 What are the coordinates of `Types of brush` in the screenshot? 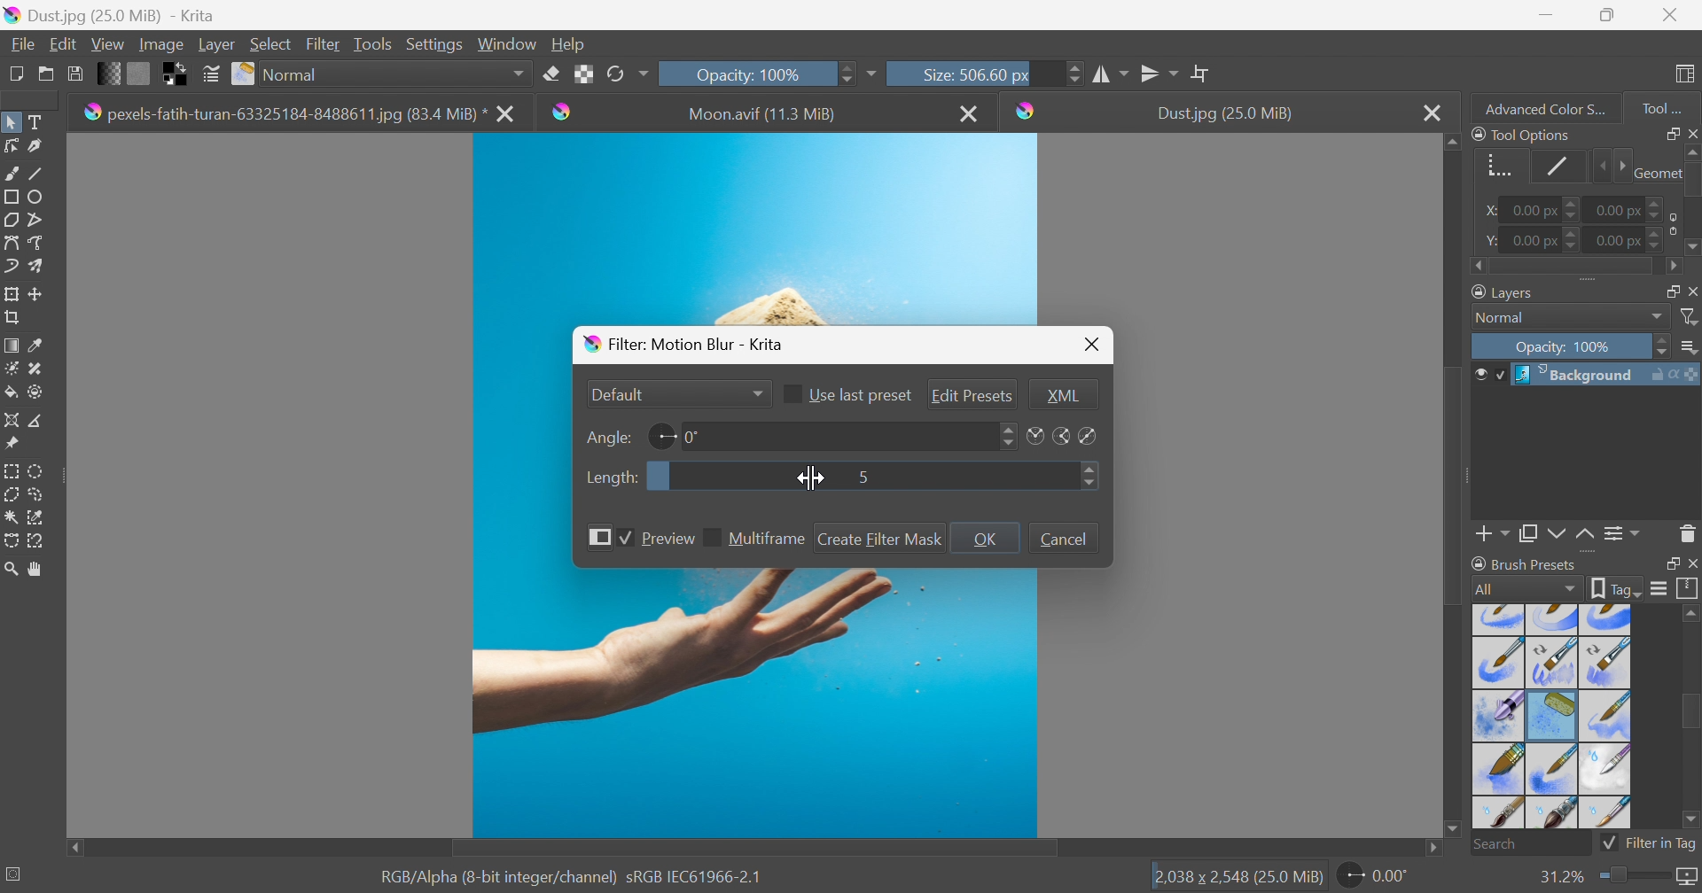 It's located at (1549, 715).